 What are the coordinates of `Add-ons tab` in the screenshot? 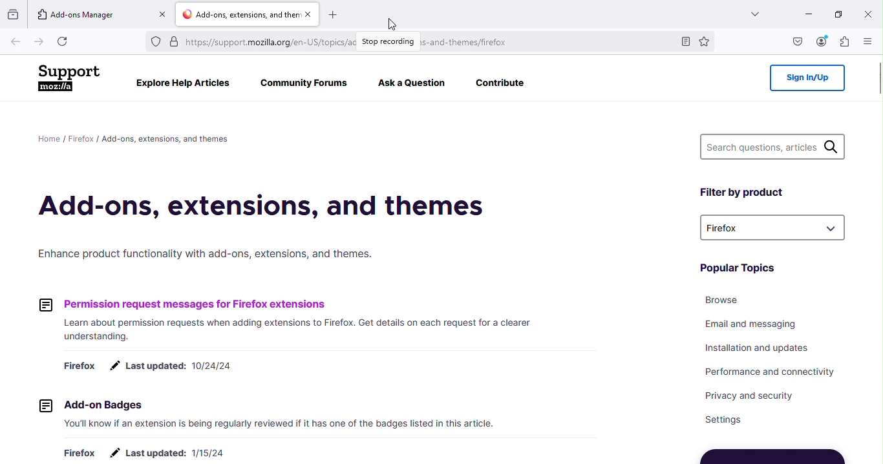 It's located at (240, 15).